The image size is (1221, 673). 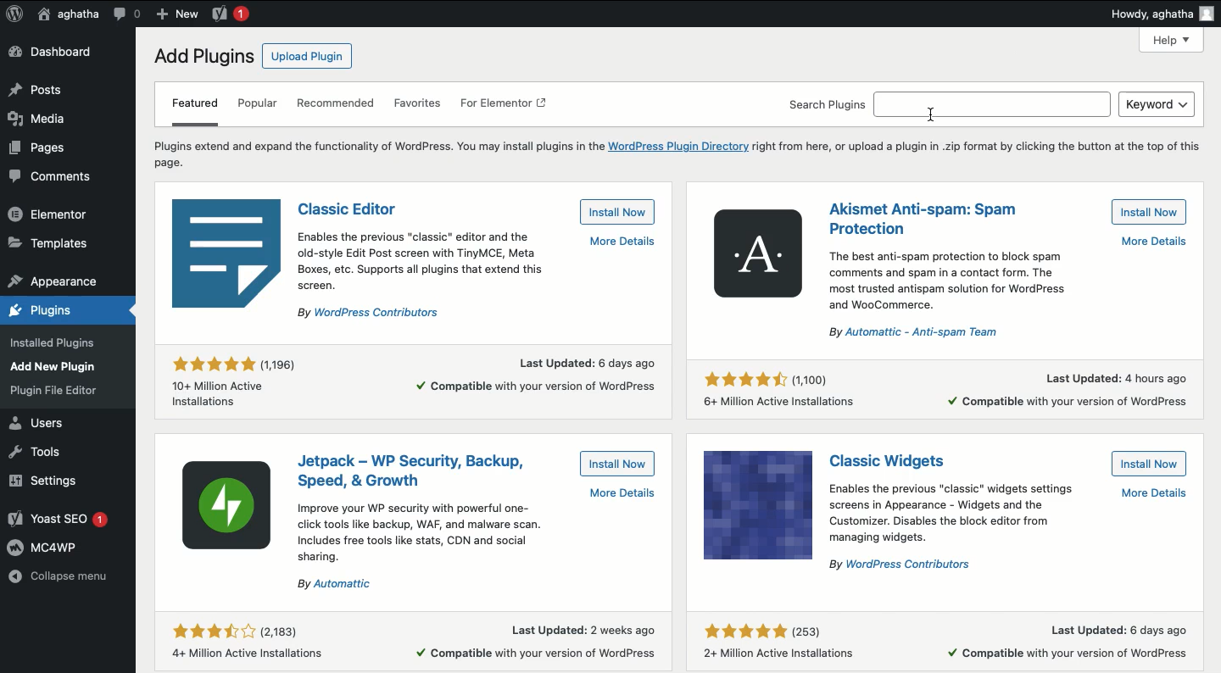 I want to click on plugins, so click(x=59, y=311).